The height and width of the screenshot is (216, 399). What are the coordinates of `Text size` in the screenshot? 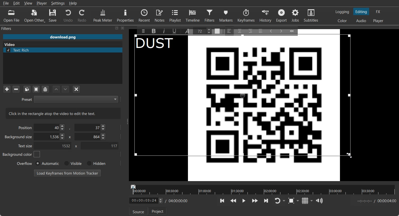 It's located at (26, 146).